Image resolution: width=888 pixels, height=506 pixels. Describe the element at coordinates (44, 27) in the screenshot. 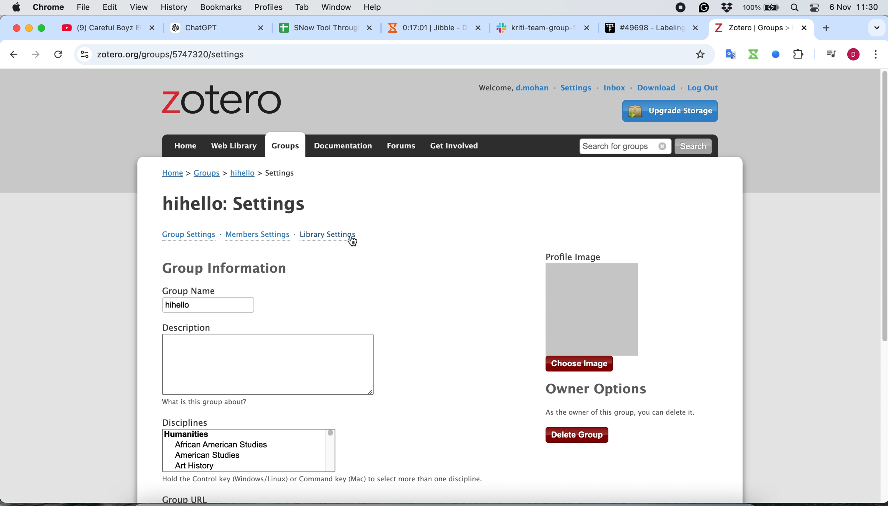

I see `maximise` at that location.